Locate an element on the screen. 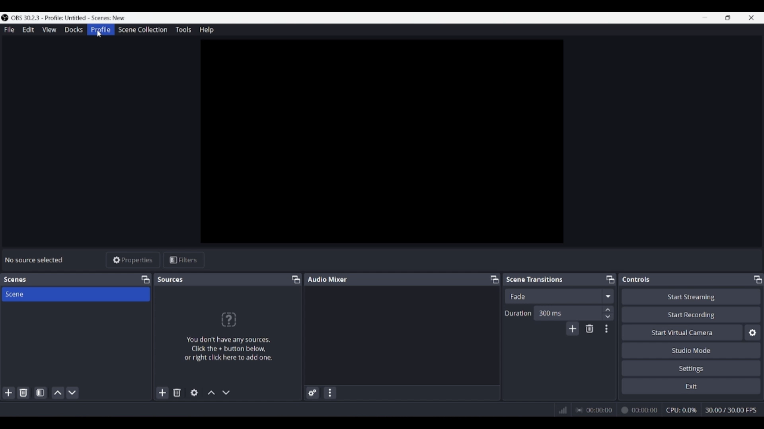 This screenshot has height=429, width=764. Open source properties is located at coordinates (194, 393).